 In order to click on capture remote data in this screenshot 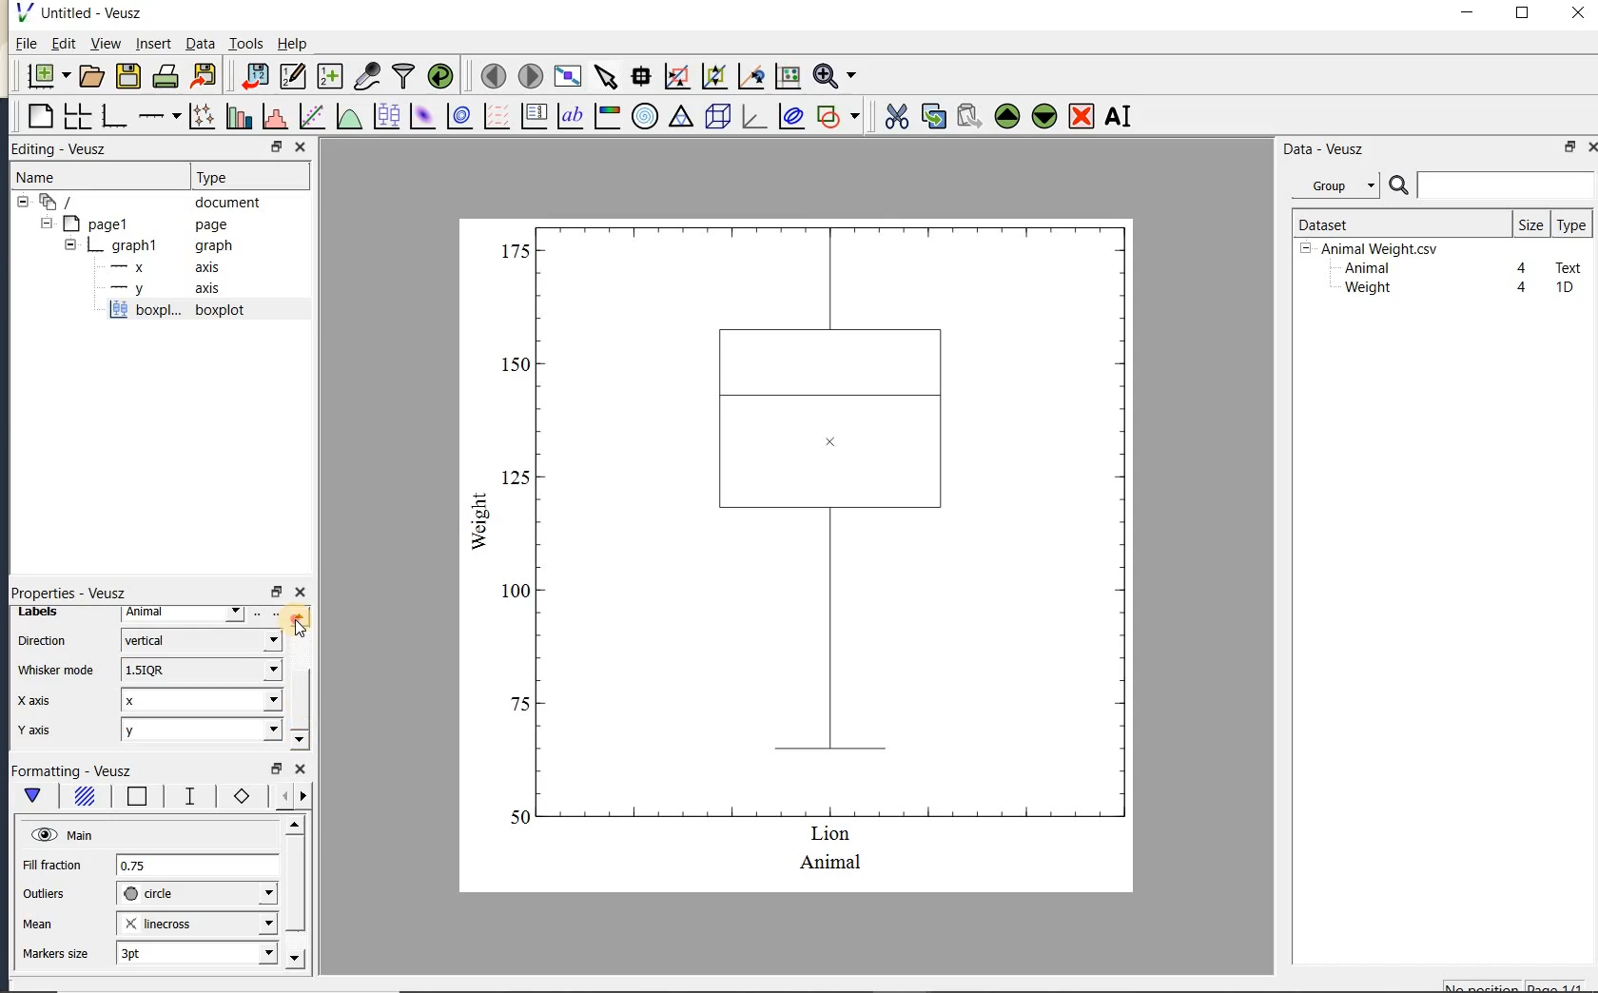, I will do `click(367, 75)`.